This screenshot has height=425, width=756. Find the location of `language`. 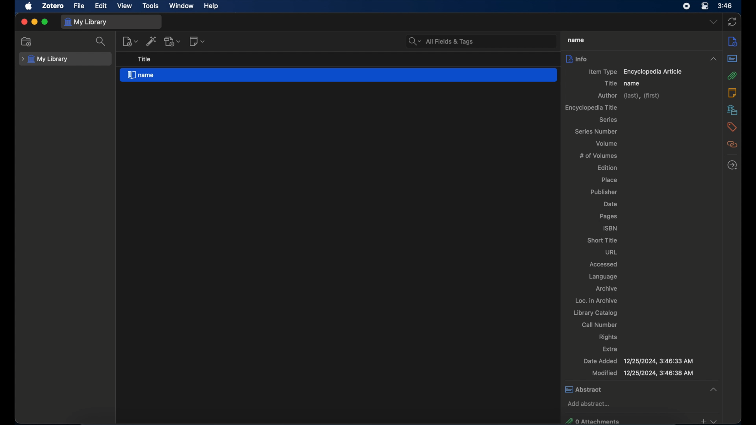

language is located at coordinates (603, 277).